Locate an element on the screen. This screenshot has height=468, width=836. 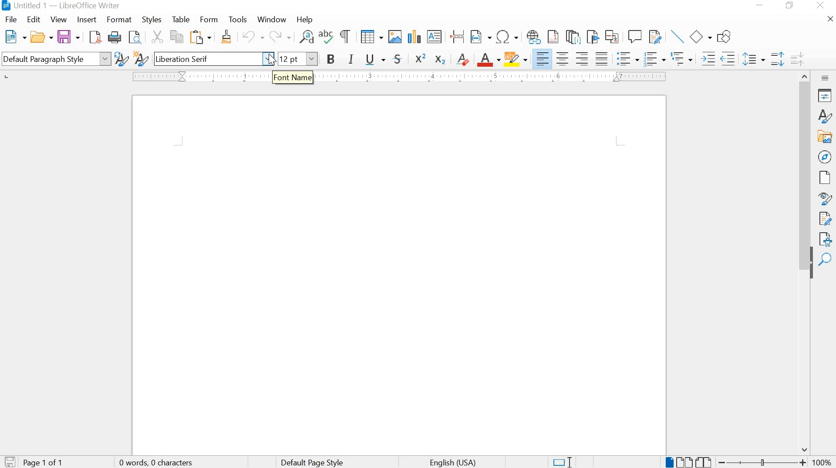
ALIGN RIGHT is located at coordinates (583, 58).